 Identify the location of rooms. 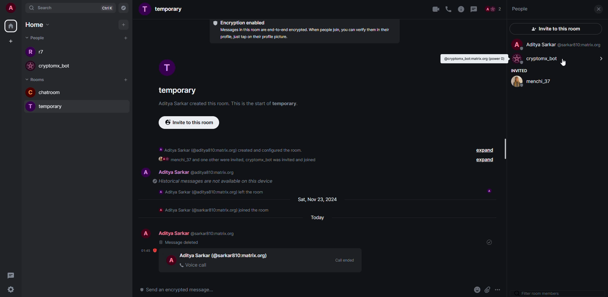
(37, 79).